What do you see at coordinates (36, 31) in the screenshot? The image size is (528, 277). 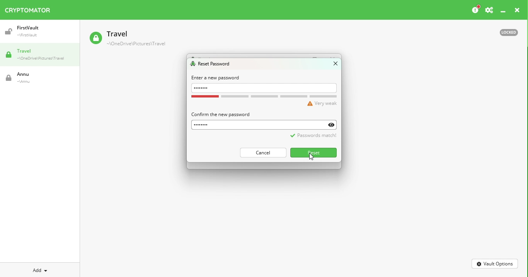 I see `Vault` at bounding box center [36, 31].